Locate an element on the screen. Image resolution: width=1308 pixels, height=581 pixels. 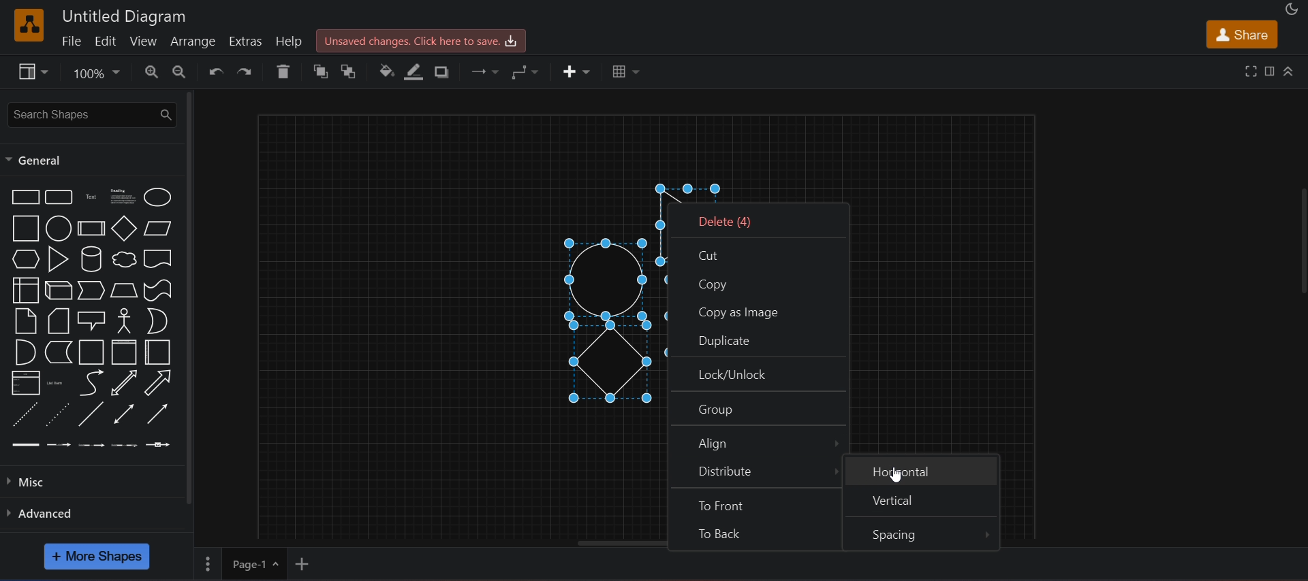
spacing is located at coordinates (921, 534).